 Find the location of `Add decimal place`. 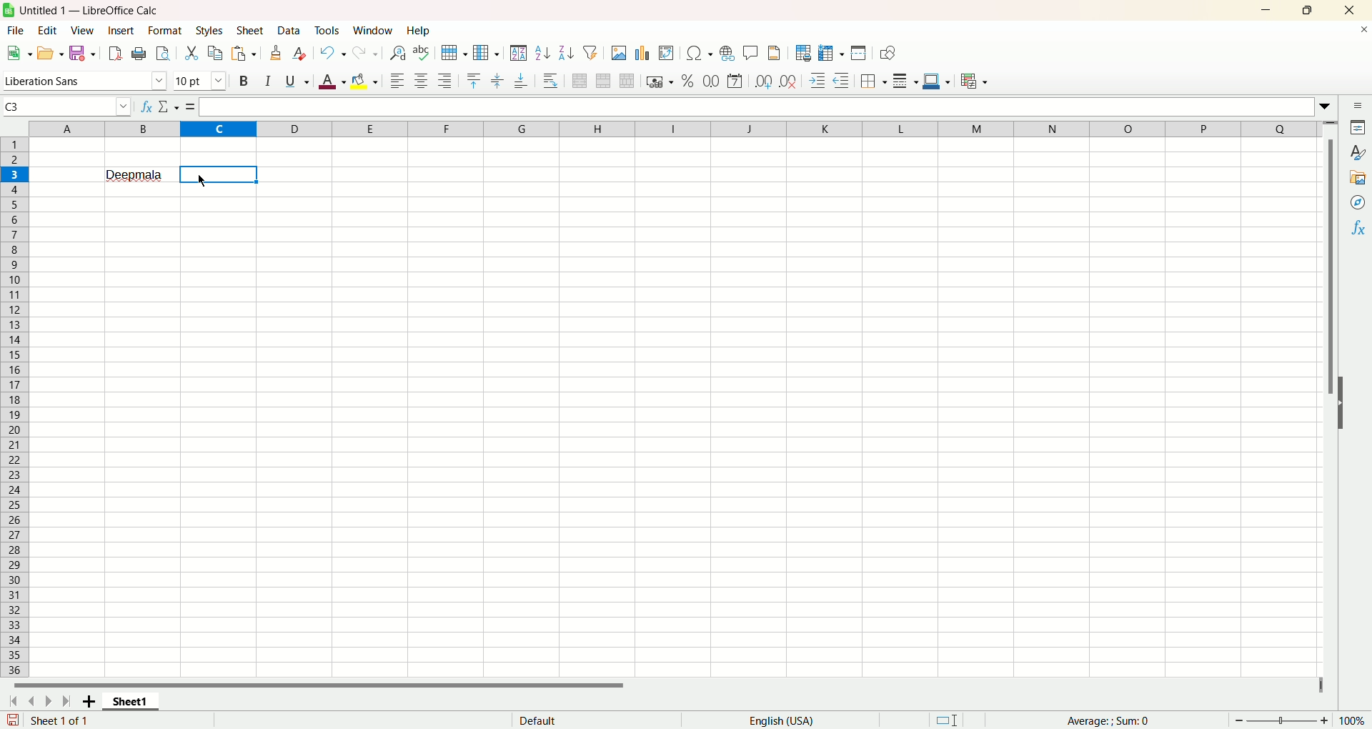

Add decimal place is located at coordinates (762, 83).